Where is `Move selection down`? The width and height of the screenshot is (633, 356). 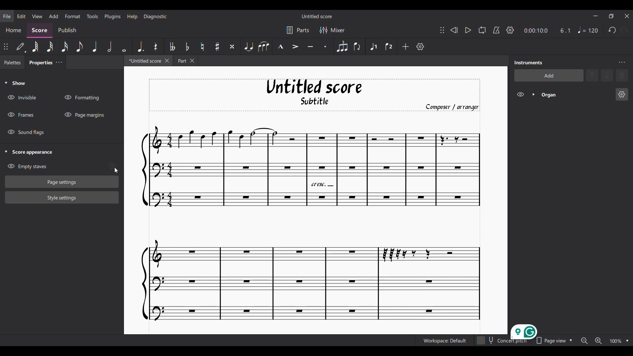 Move selection down is located at coordinates (607, 75).